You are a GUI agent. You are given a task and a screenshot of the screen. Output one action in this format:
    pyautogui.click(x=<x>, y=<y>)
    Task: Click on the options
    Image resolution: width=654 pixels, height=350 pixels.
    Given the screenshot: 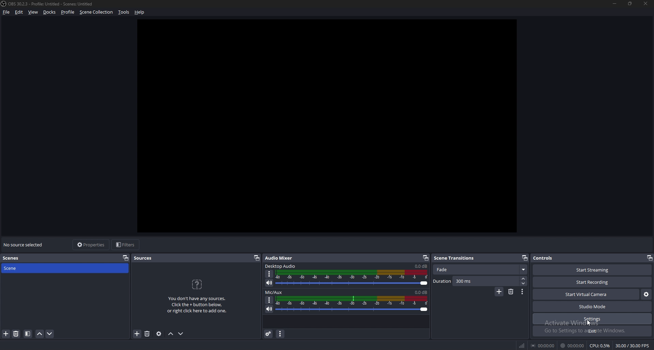 What is the action you would take?
    pyautogui.click(x=269, y=300)
    